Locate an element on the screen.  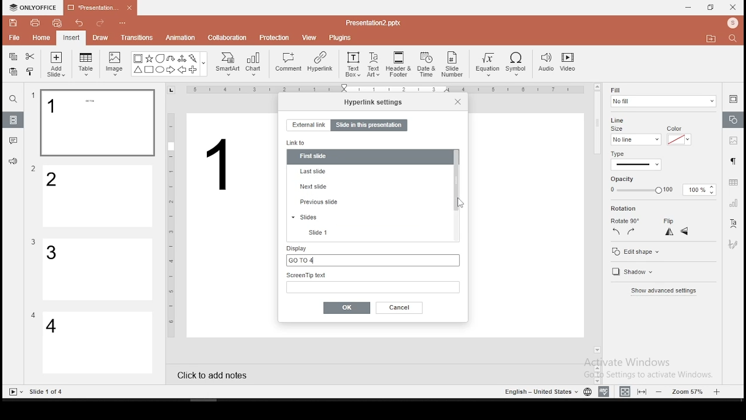
Trianlge is located at coordinates (137, 70).